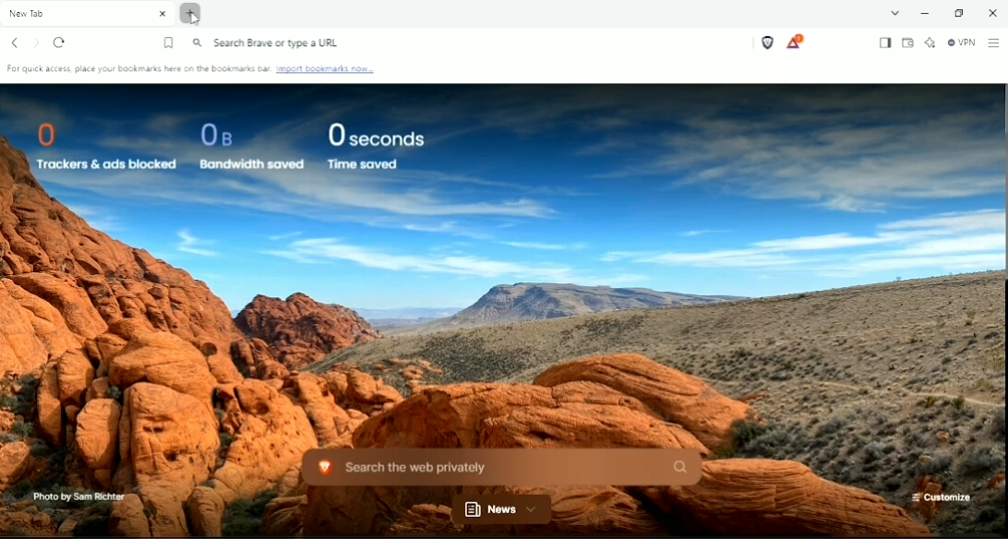  I want to click on New Tab, so click(194, 16).